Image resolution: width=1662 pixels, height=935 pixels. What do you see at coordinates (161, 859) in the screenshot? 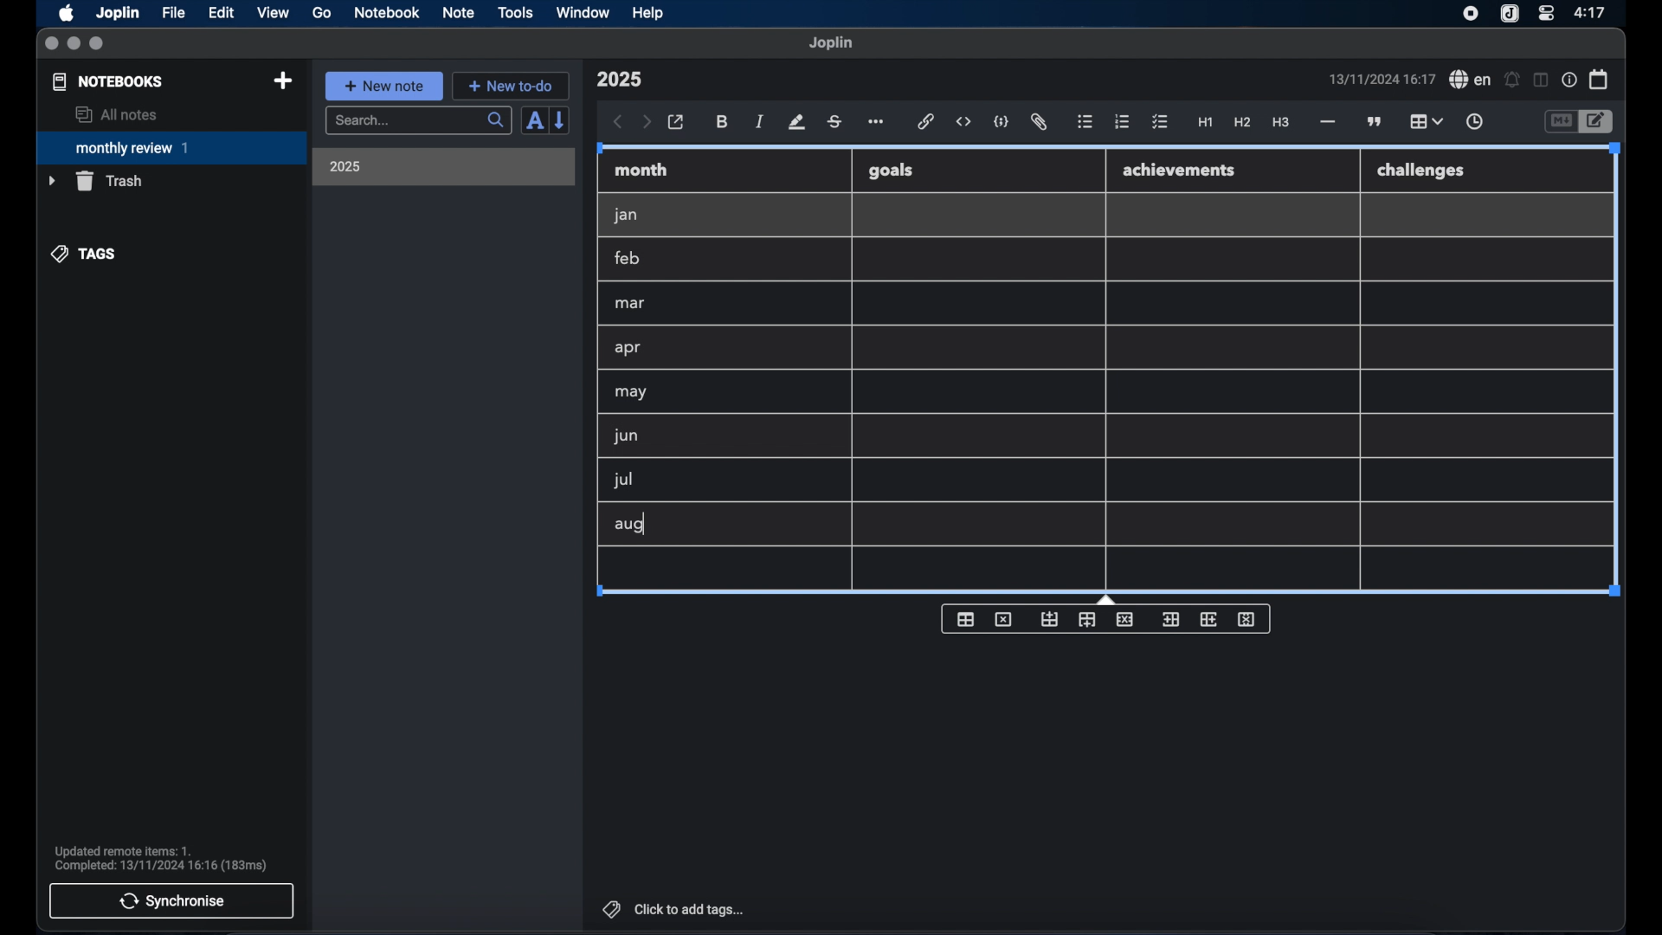
I see `sync notification` at bounding box center [161, 859].